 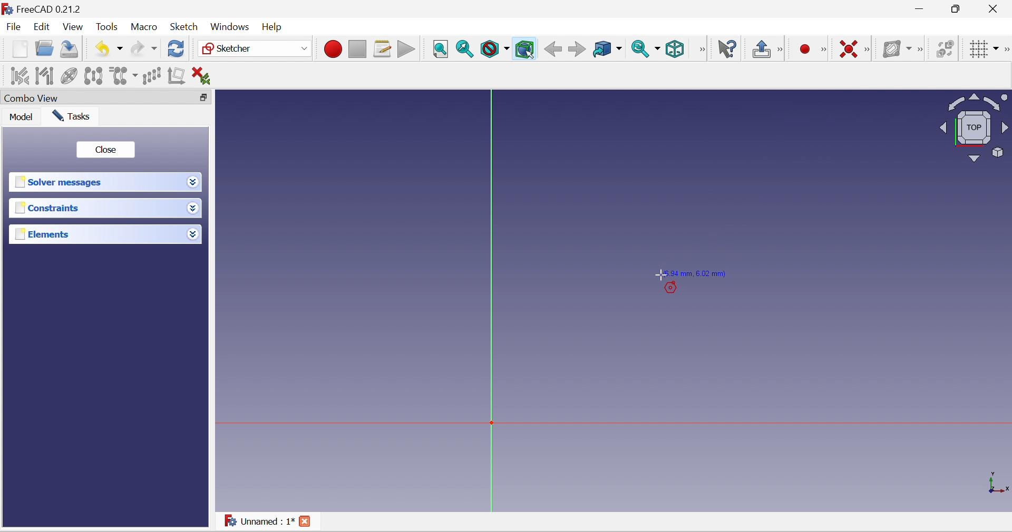 What do you see at coordinates (41, 26) in the screenshot?
I see `Edit` at bounding box center [41, 26].